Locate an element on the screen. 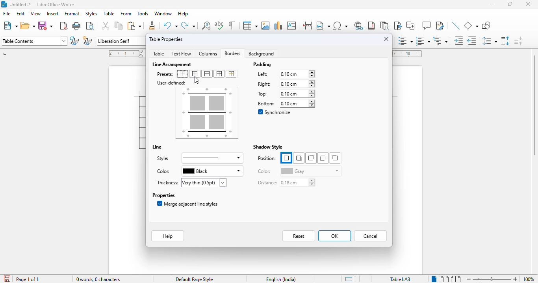 The width and height of the screenshot is (538, 283). insert field is located at coordinates (323, 25).